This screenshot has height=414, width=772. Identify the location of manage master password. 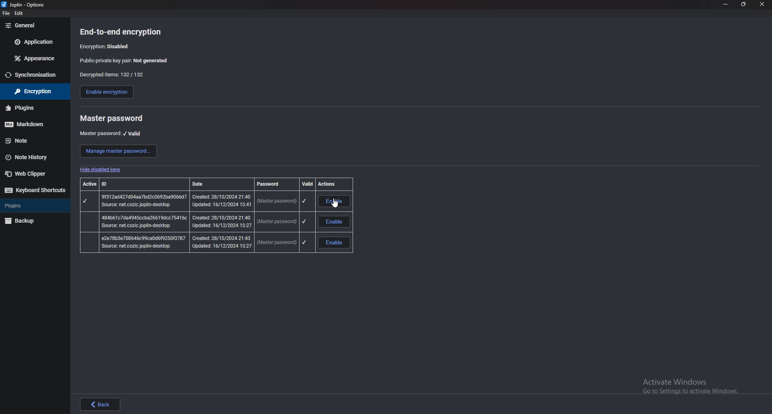
(119, 152).